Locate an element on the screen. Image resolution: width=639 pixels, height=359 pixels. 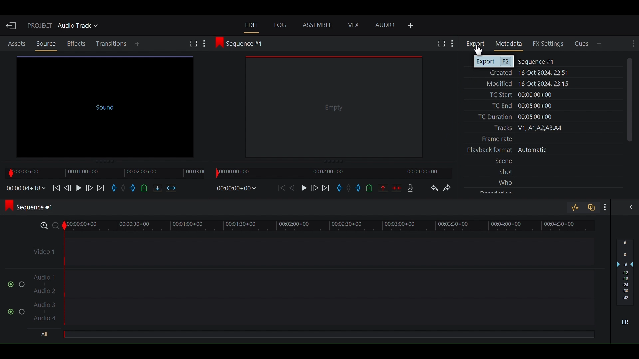
Insert into the target sequence is located at coordinates (172, 189).